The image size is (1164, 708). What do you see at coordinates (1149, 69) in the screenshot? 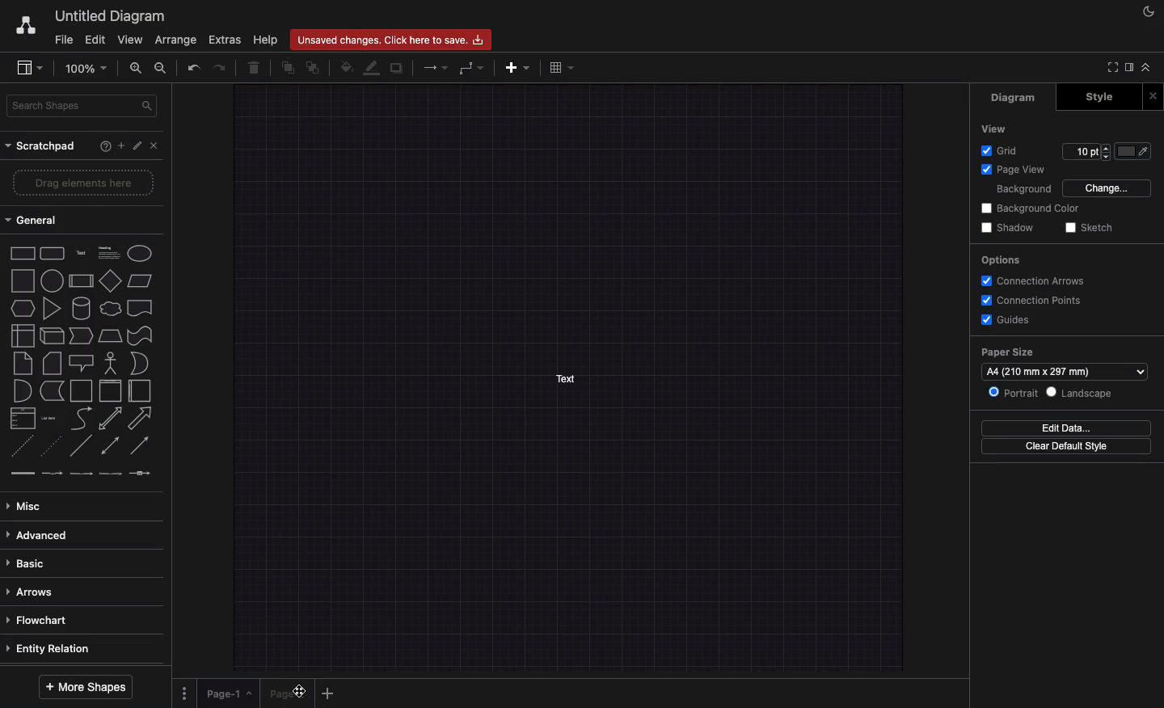
I see `Collapse` at bounding box center [1149, 69].